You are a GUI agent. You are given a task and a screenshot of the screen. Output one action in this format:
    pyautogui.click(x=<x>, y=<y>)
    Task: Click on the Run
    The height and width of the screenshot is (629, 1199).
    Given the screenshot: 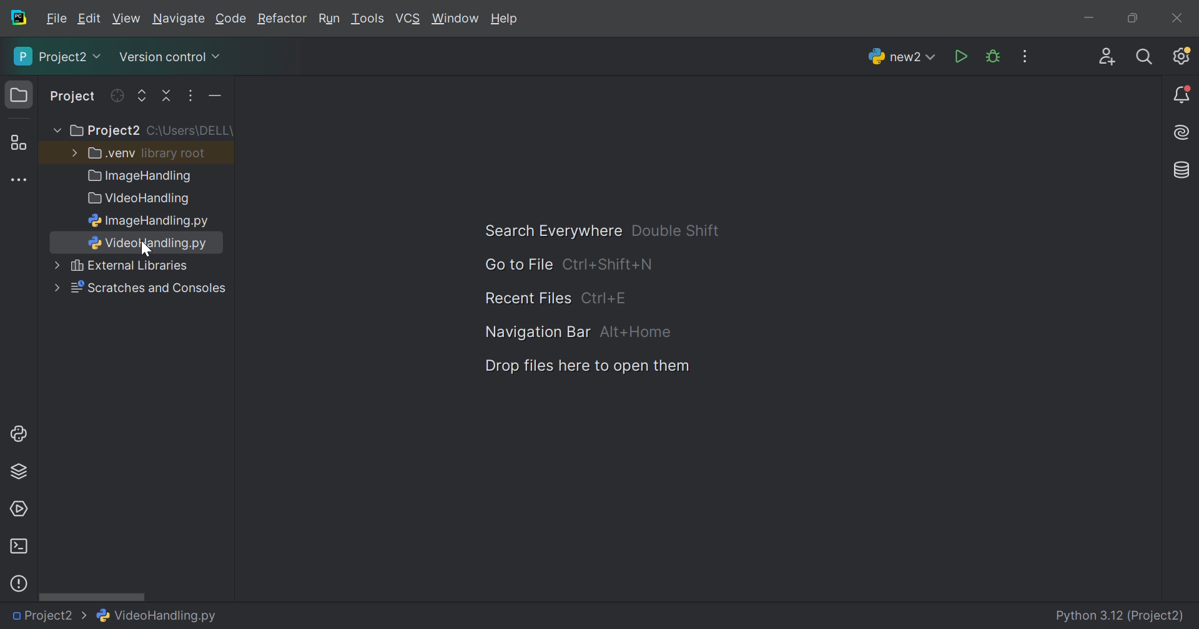 What is the action you would take?
    pyautogui.click(x=329, y=20)
    